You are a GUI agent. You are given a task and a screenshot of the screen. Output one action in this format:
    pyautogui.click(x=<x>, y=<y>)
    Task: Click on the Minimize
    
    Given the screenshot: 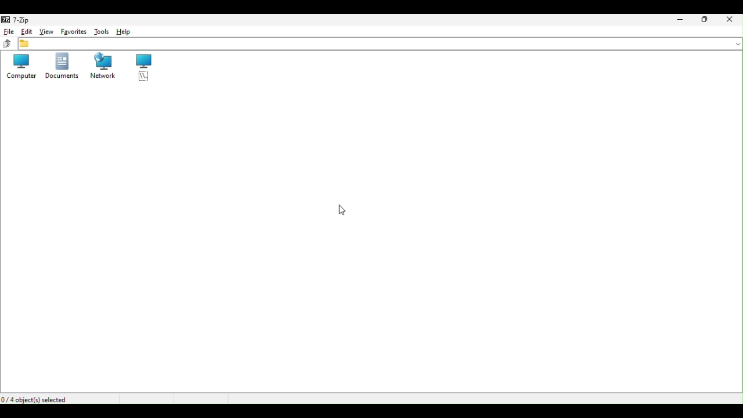 What is the action you would take?
    pyautogui.click(x=679, y=20)
    